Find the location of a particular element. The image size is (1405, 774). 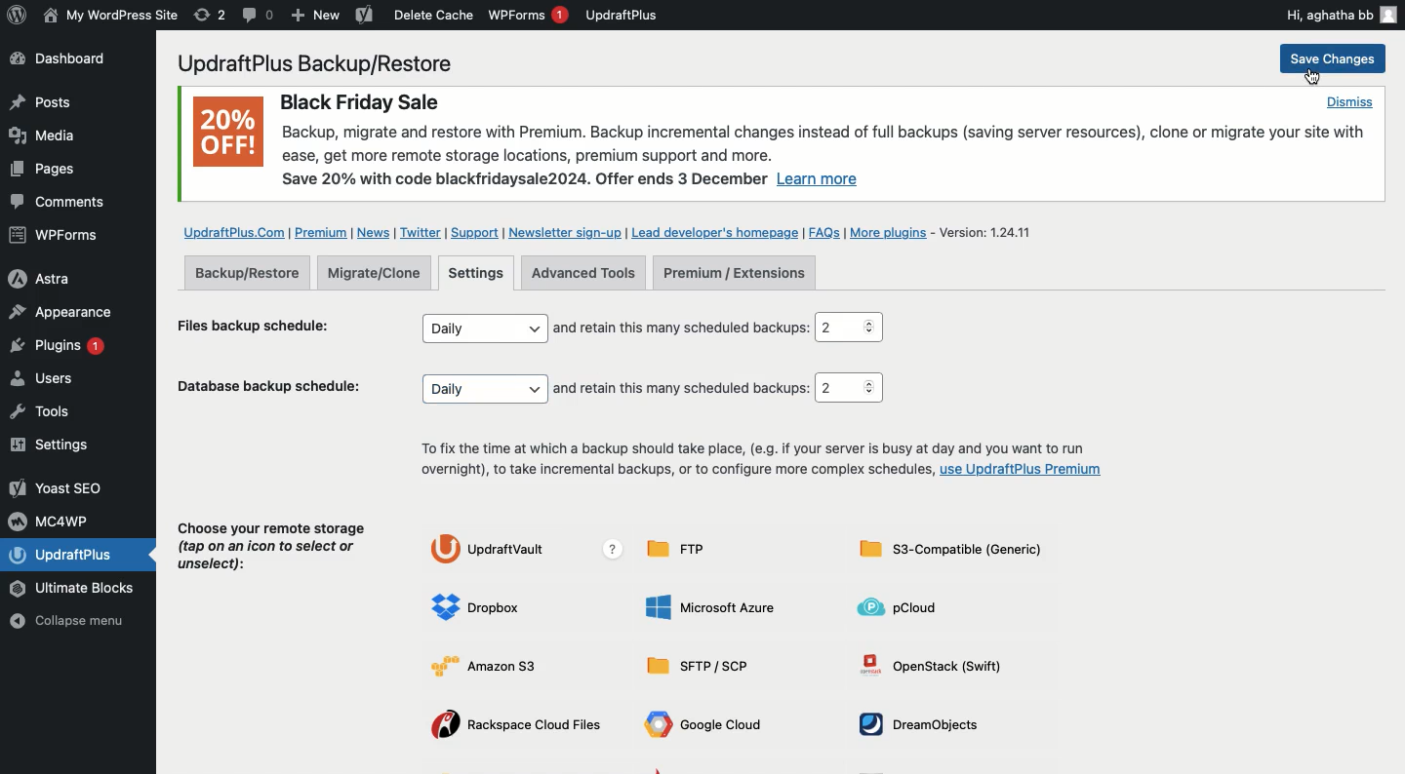

2 is located at coordinates (848, 388).